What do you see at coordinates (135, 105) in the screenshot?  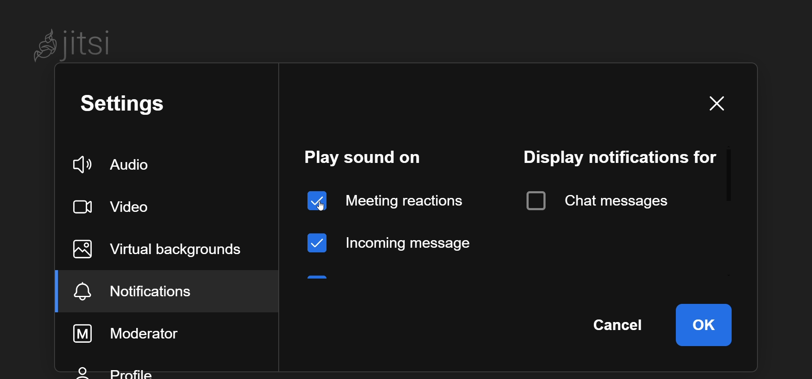 I see `setting` at bounding box center [135, 105].